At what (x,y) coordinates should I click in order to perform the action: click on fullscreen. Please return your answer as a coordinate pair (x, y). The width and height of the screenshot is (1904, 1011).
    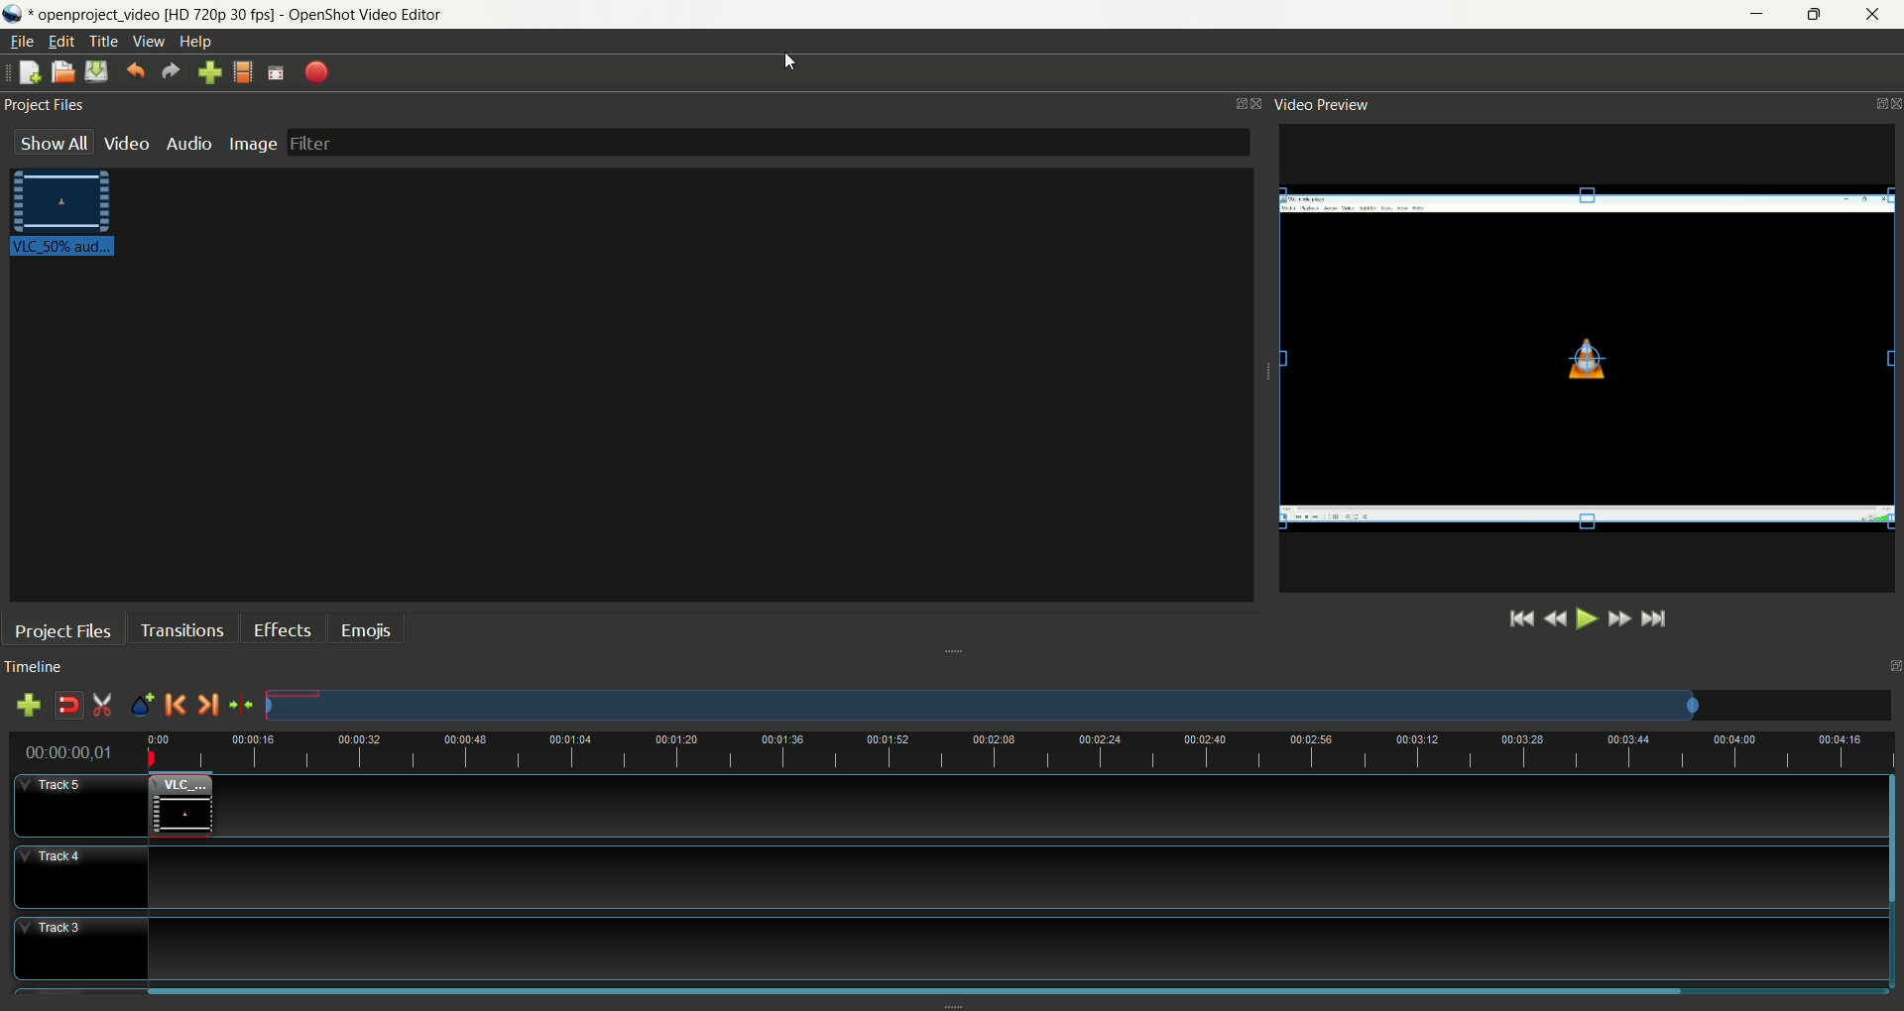
    Looking at the image, I should click on (277, 73).